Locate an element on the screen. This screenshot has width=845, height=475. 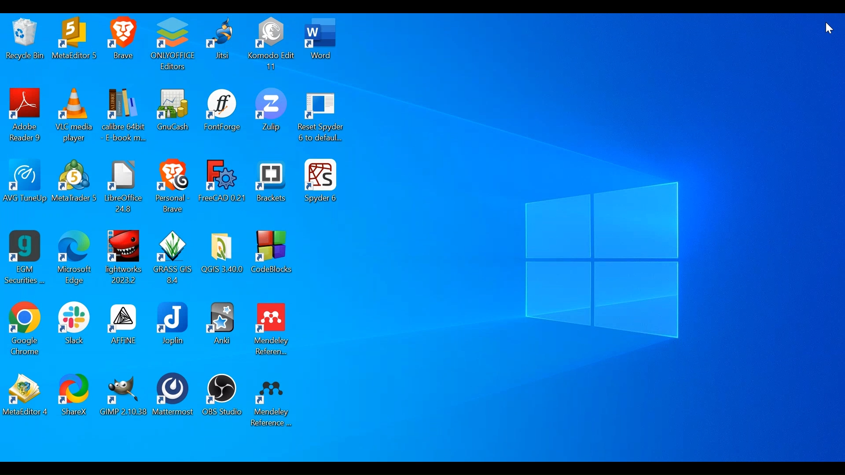
Mendeley Reference is located at coordinates (271, 402).